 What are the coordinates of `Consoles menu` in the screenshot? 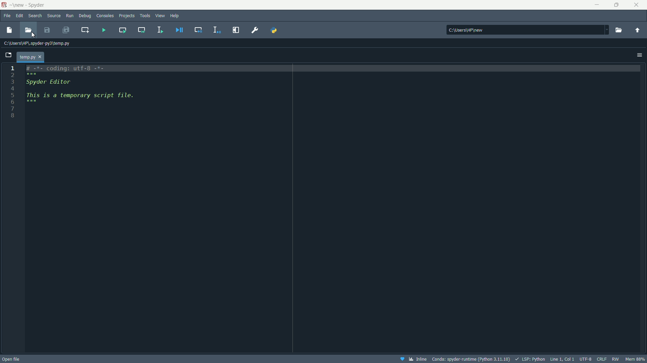 It's located at (105, 15).